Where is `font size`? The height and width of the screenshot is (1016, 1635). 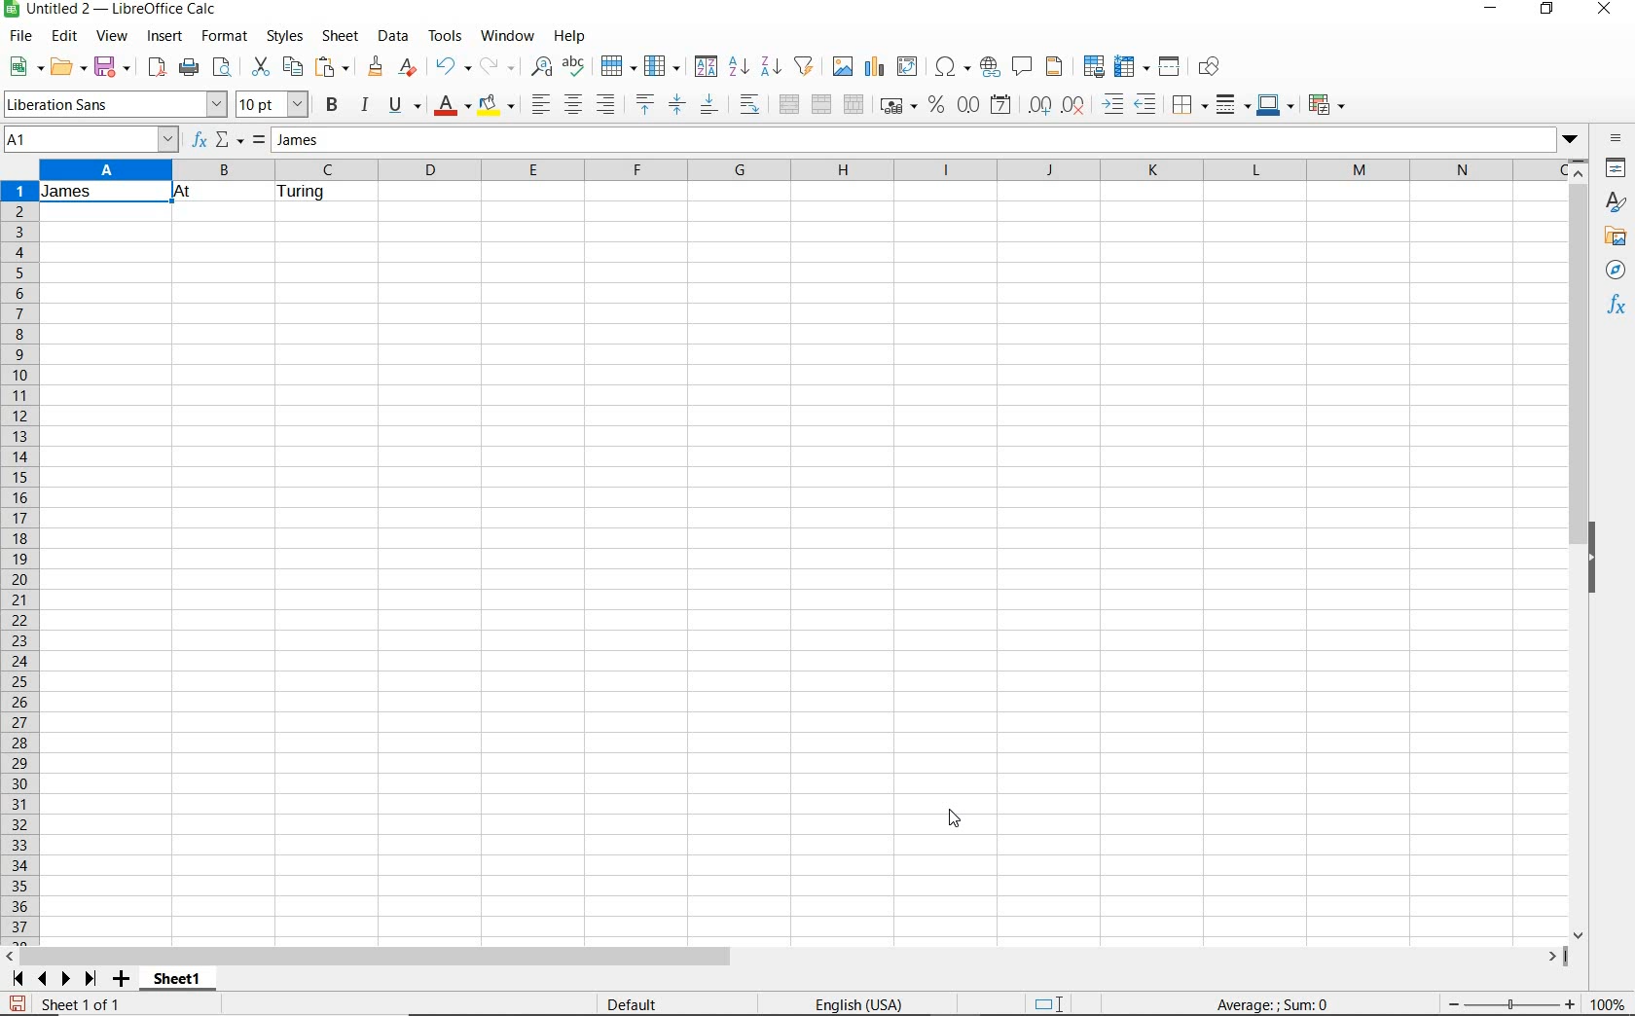
font size is located at coordinates (274, 104).